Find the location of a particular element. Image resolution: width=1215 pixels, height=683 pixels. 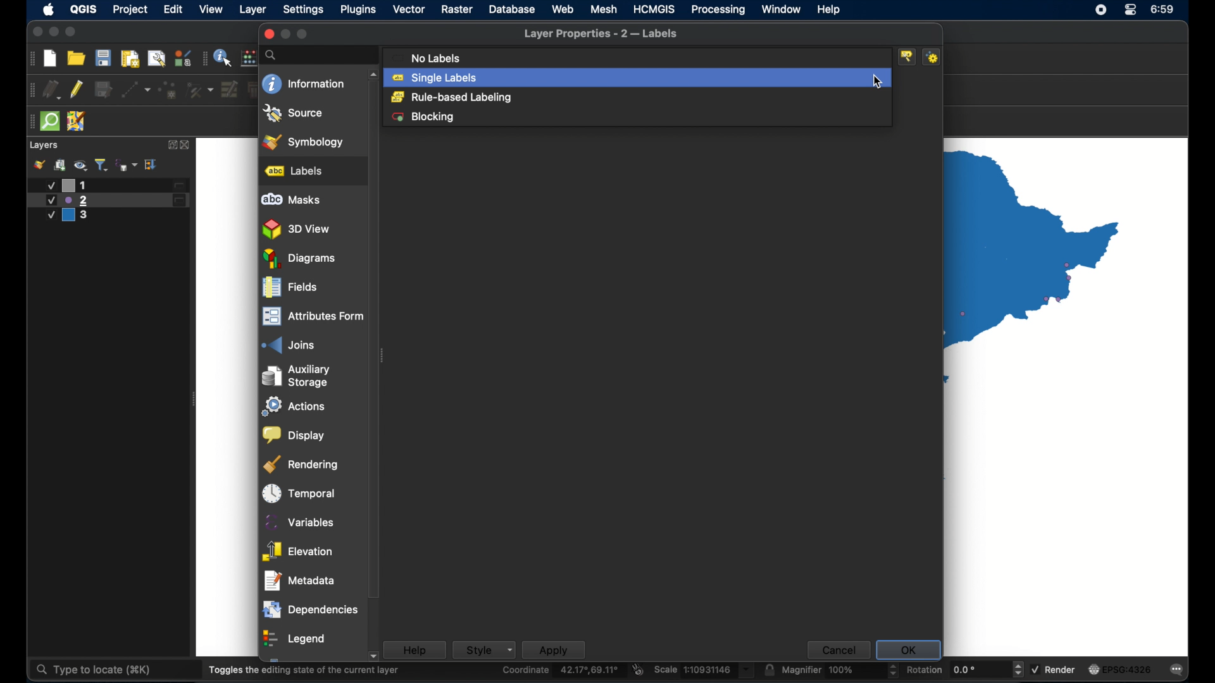

processing is located at coordinates (718, 9).